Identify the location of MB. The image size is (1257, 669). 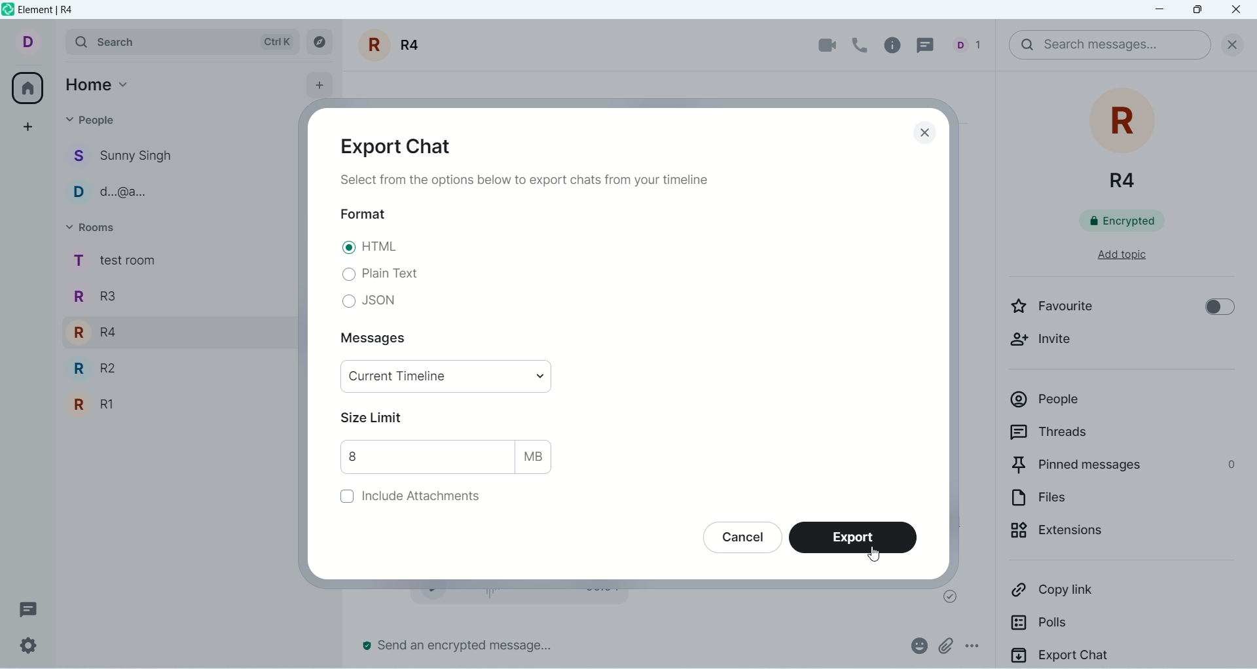
(536, 456).